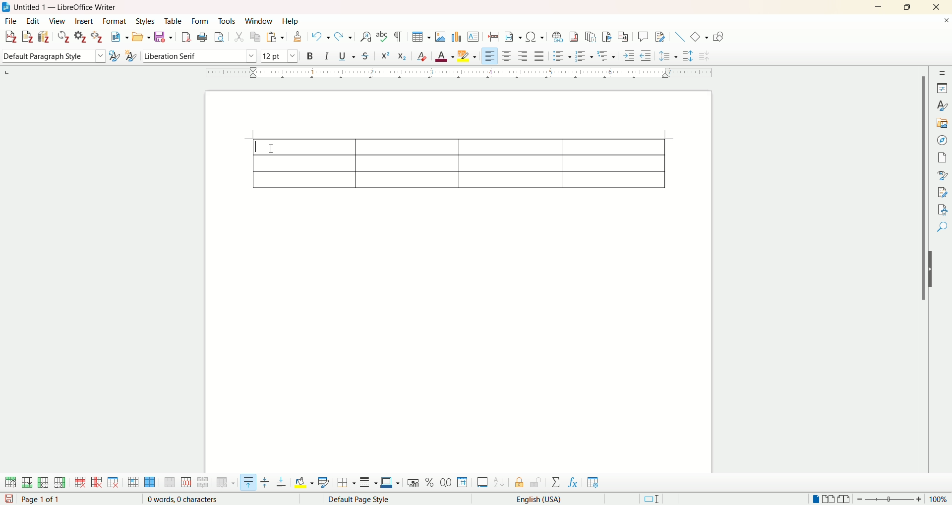  Describe the element at coordinates (704, 56) in the screenshot. I see `decrease paragraph spacing` at that location.